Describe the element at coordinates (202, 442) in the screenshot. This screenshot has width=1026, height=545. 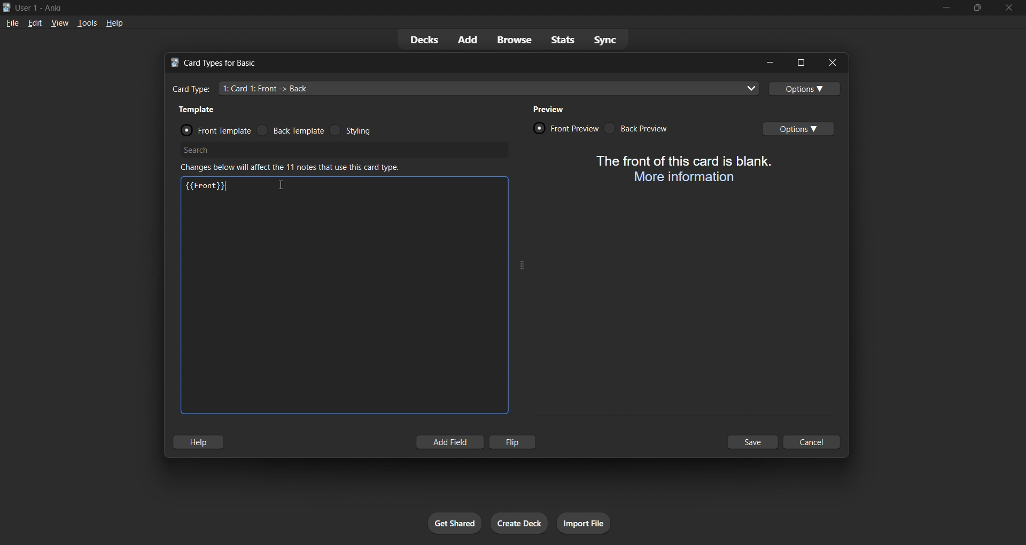
I see `hlep` at that location.